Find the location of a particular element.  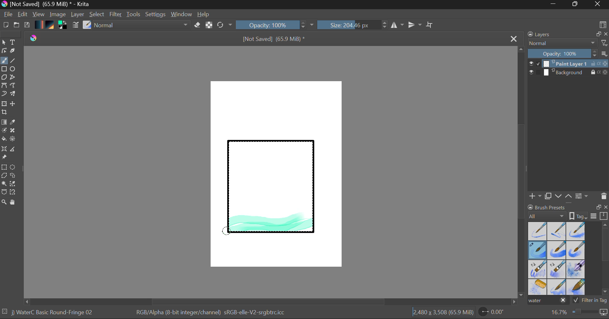

Brush Selected is located at coordinates (53, 313).